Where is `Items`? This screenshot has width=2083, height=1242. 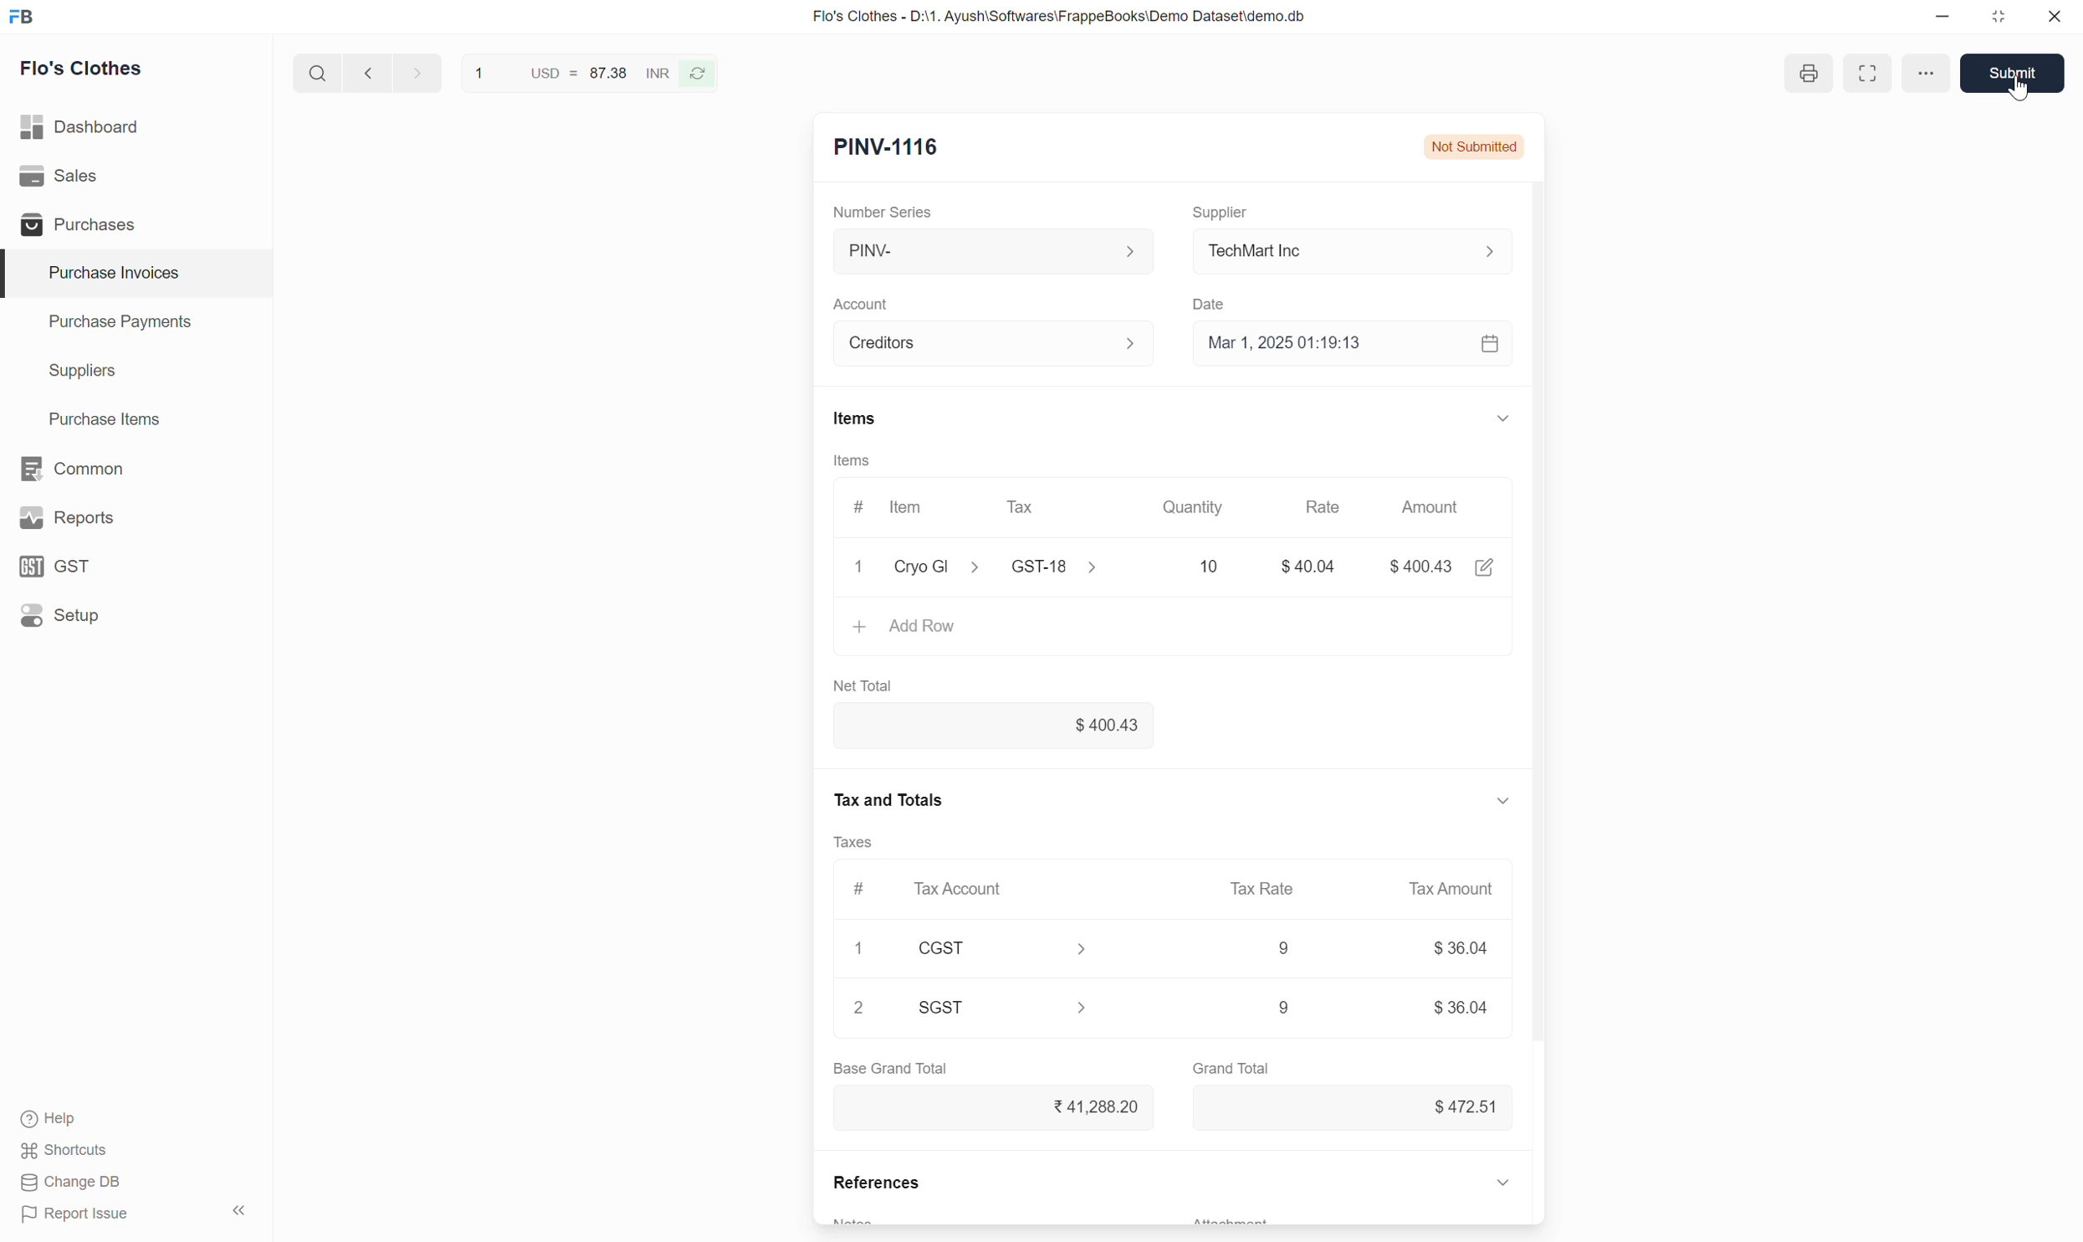 Items is located at coordinates (854, 418).